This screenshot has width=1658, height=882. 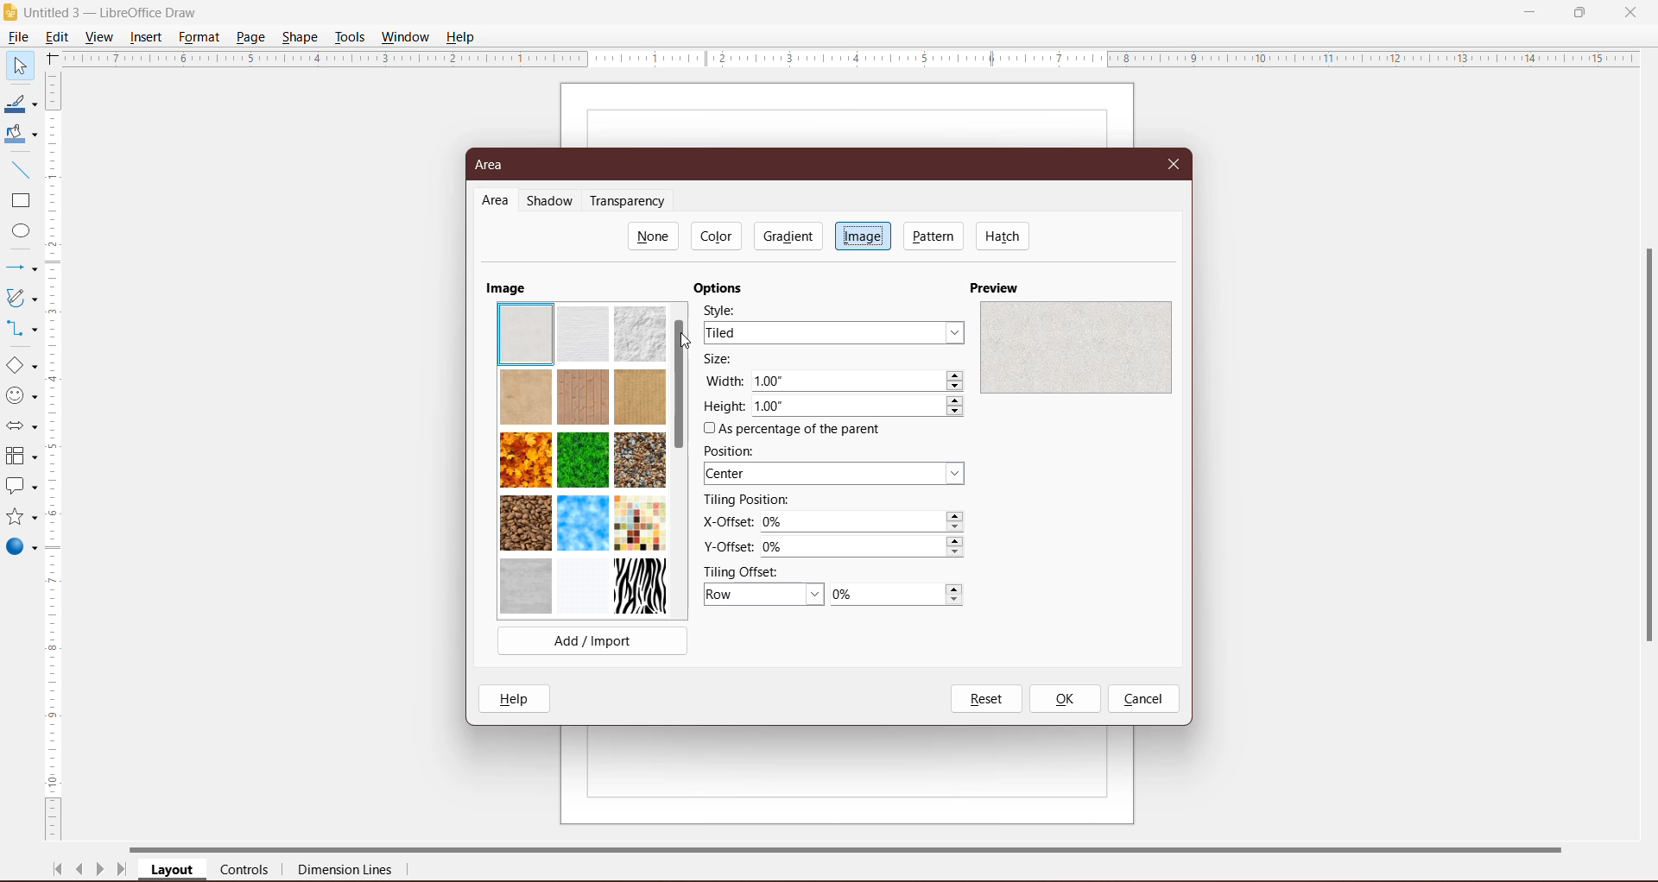 I want to click on Area, so click(x=496, y=201).